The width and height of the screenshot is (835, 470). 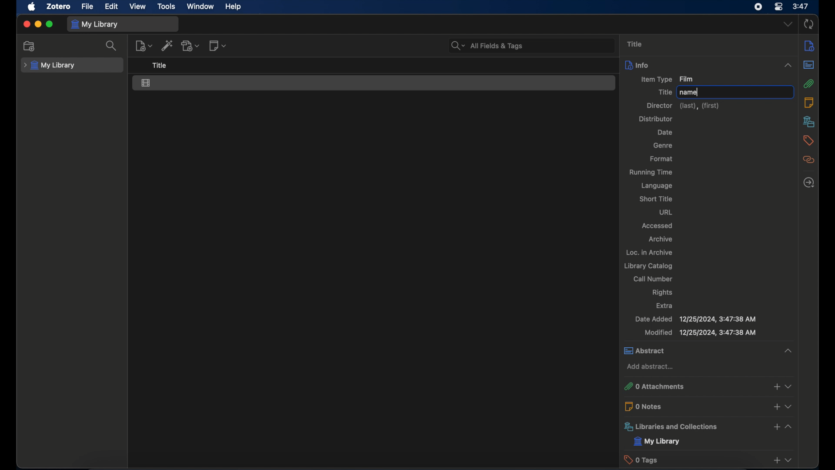 What do you see at coordinates (37, 24) in the screenshot?
I see `minimize` at bounding box center [37, 24].